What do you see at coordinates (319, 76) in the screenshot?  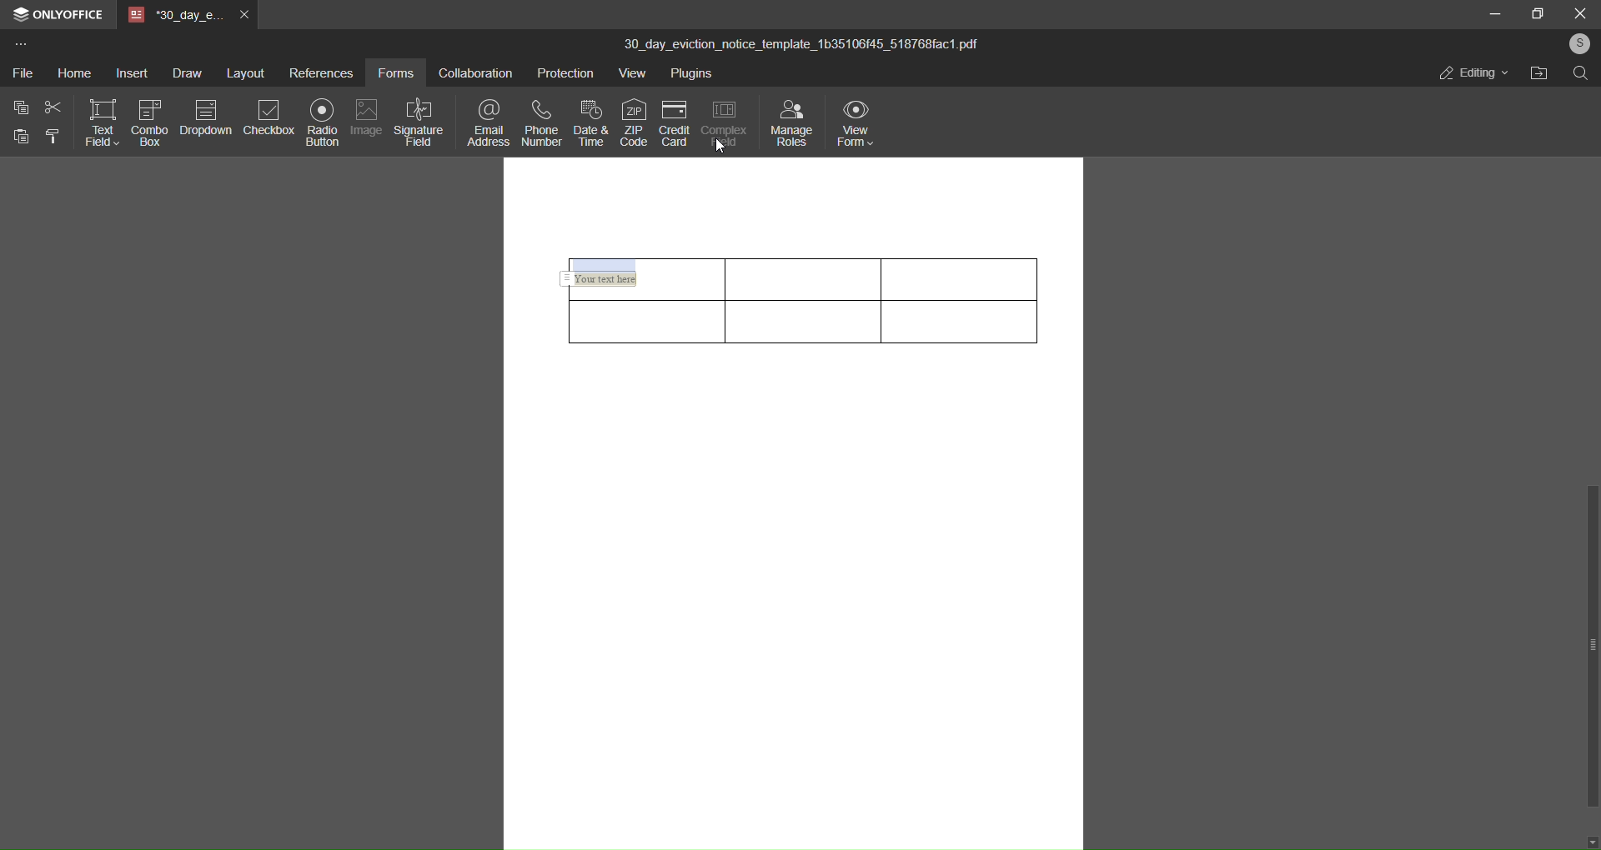 I see `references` at bounding box center [319, 76].